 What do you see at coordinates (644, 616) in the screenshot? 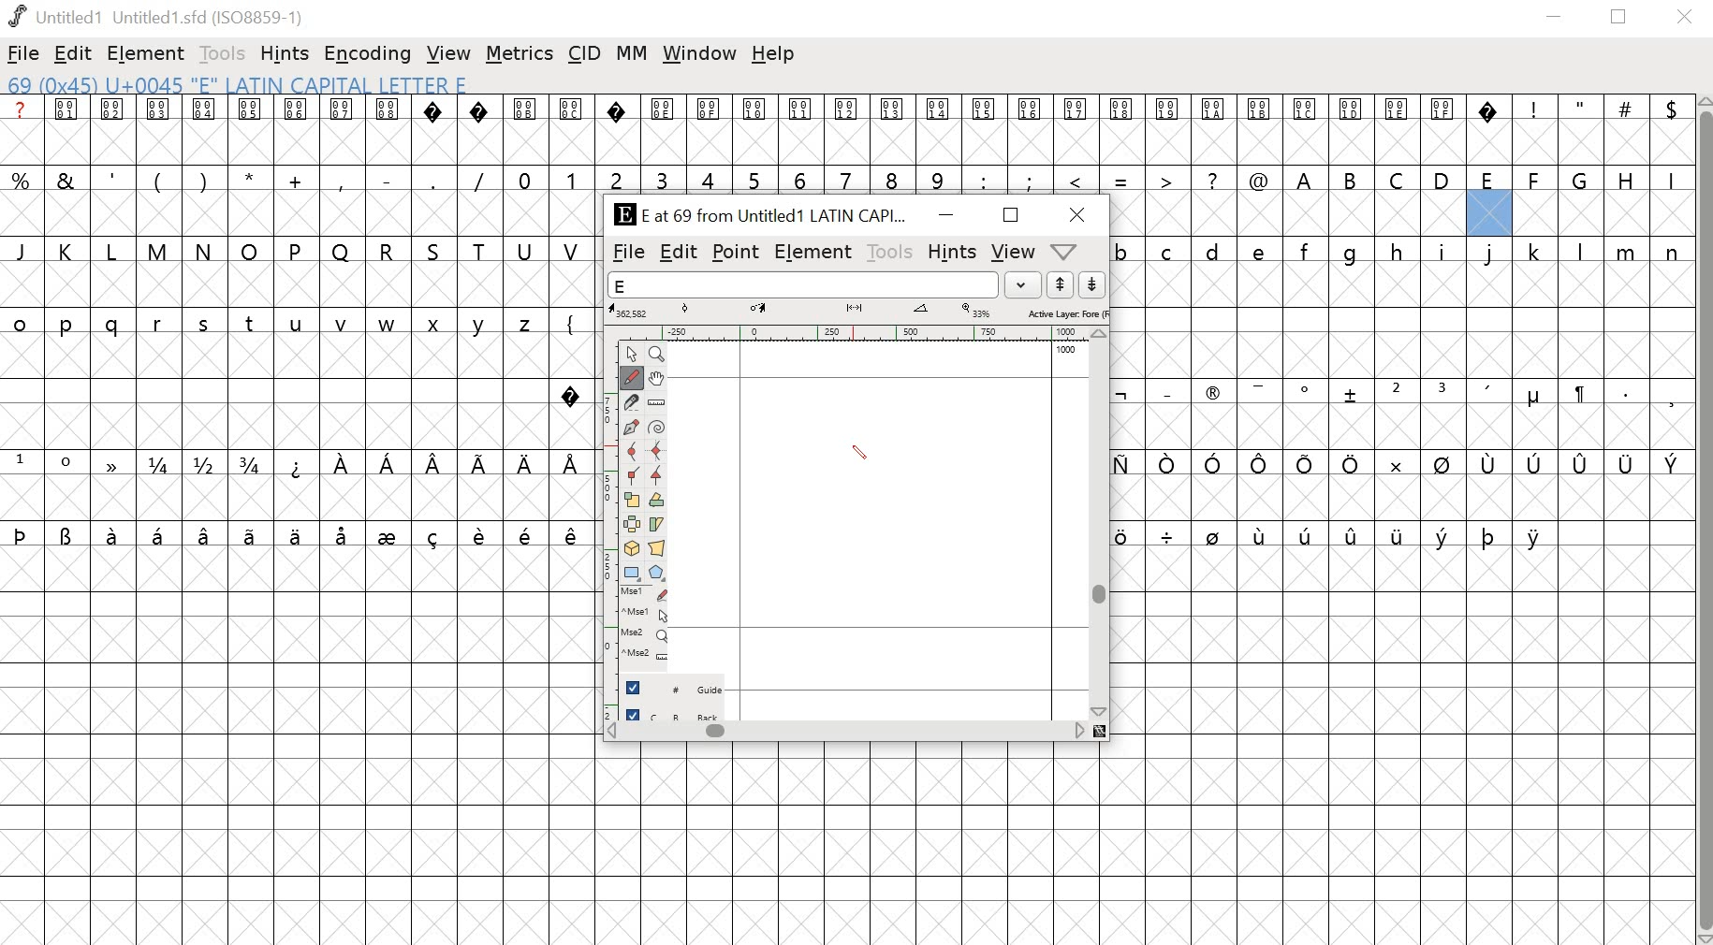
I see `Mouse left button + Ctrl` at bounding box center [644, 616].